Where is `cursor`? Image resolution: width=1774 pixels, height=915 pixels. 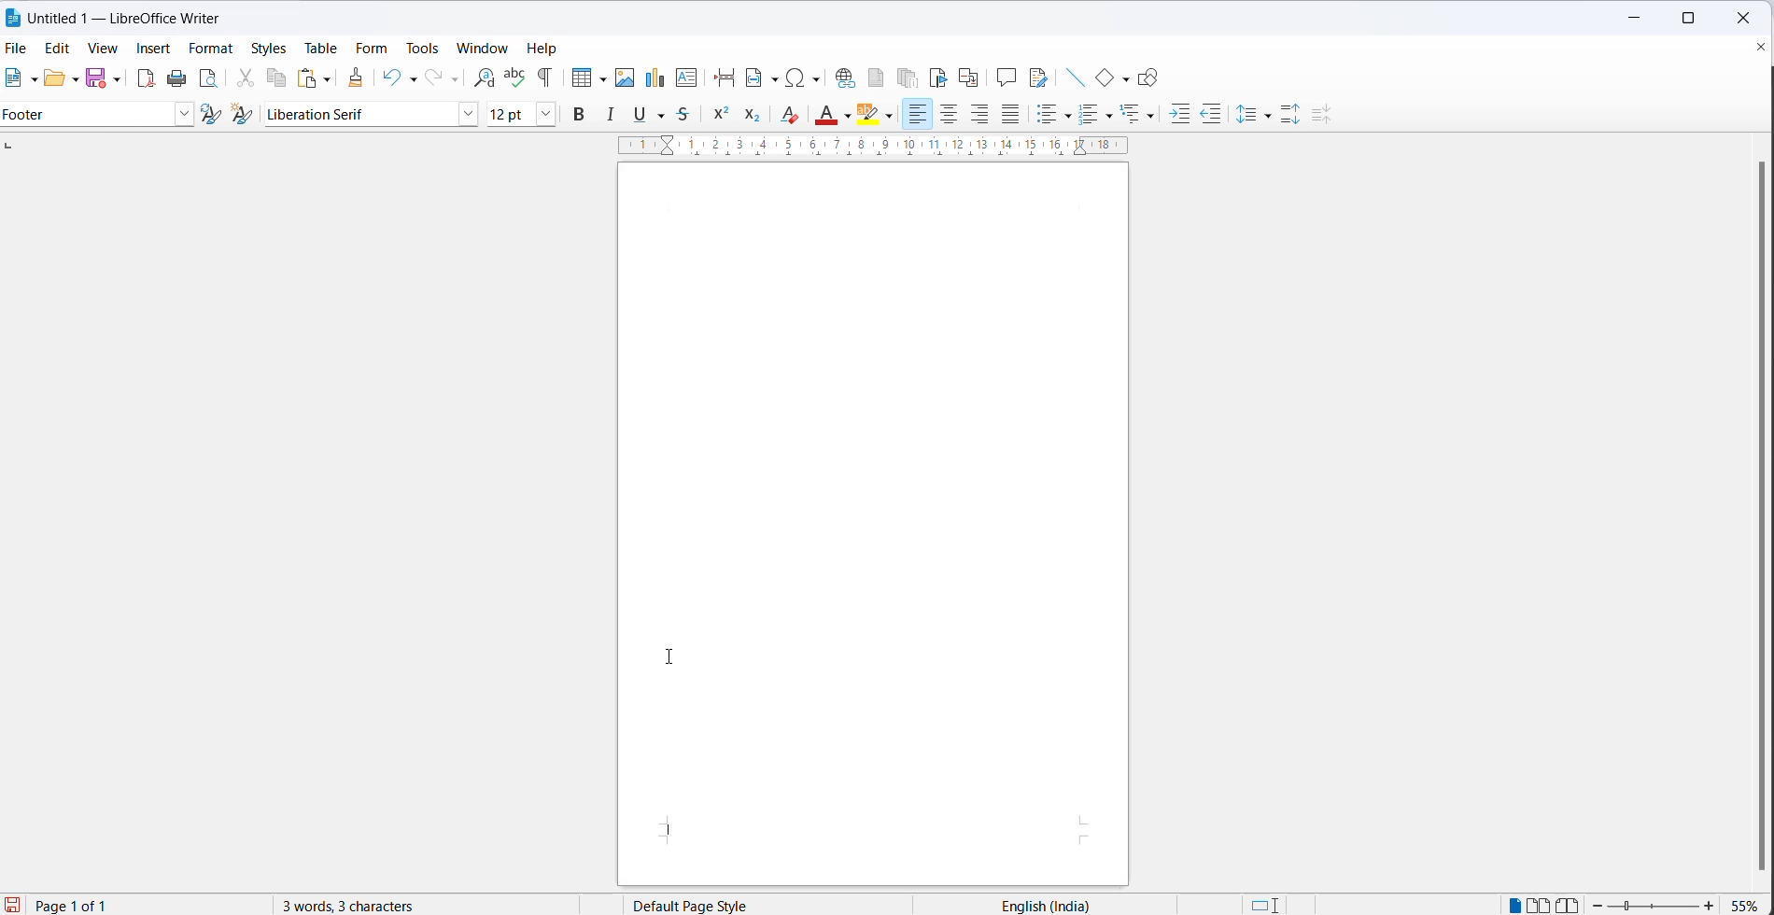 cursor is located at coordinates (676, 660).